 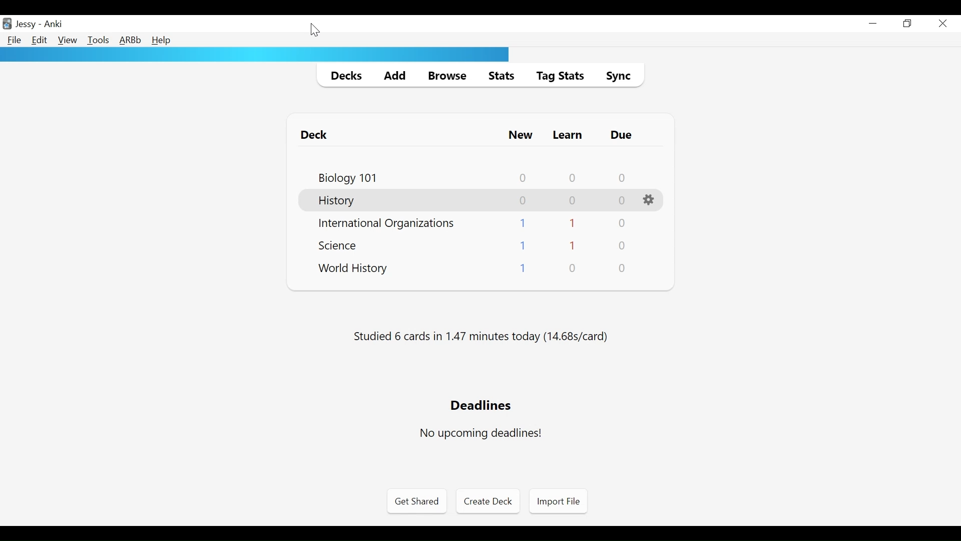 What do you see at coordinates (98, 41) in the screenshot?
I see `Tools` at bounding box center [98, 41].